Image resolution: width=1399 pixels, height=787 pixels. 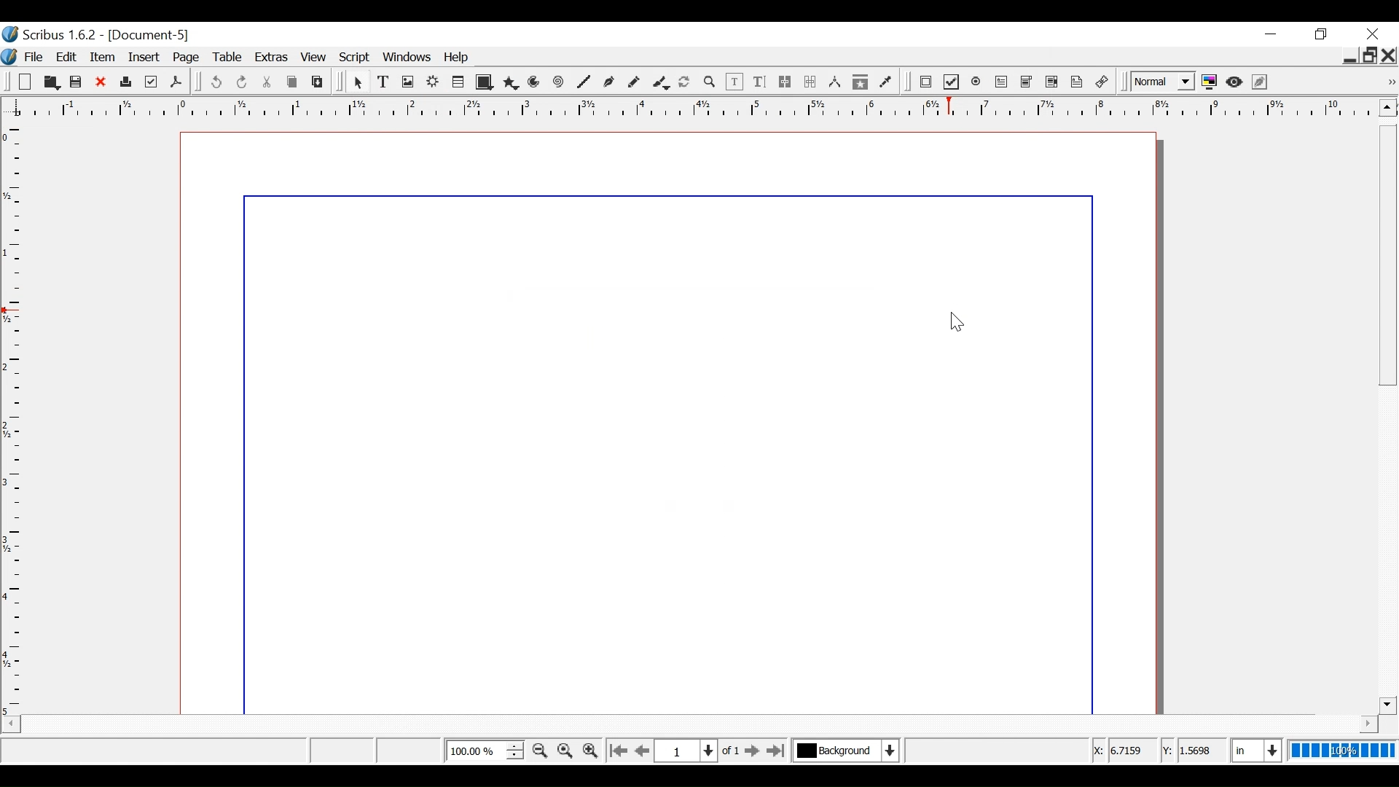 I want to click on Arc , so click(x=535, y=82).